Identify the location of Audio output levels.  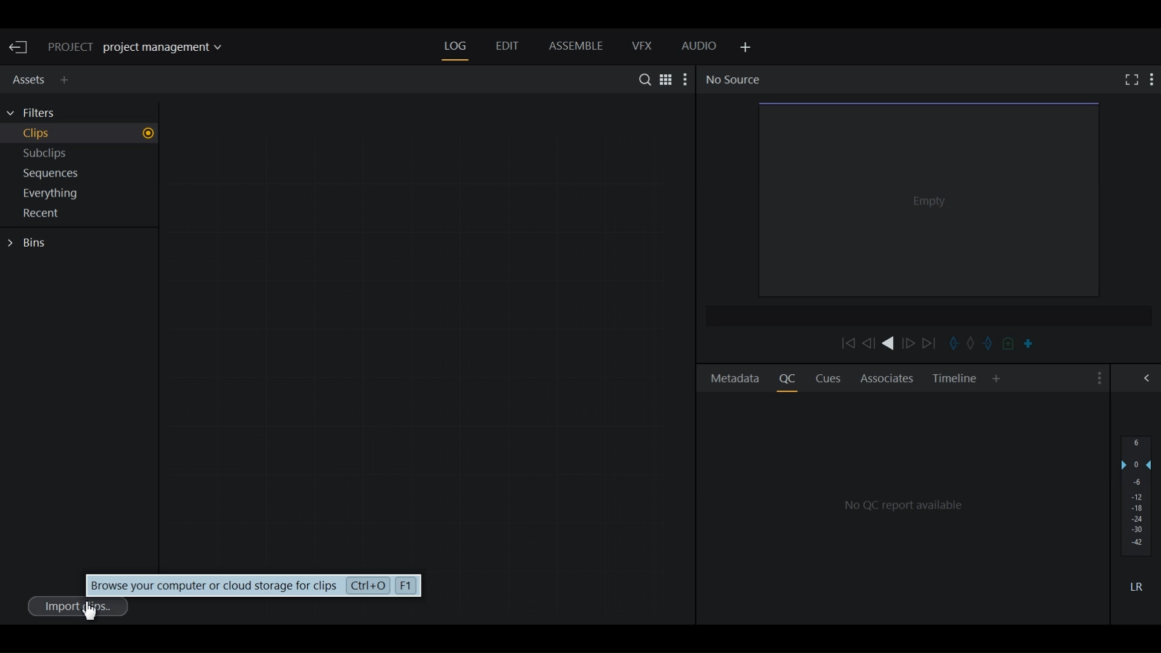
(1136, 495).